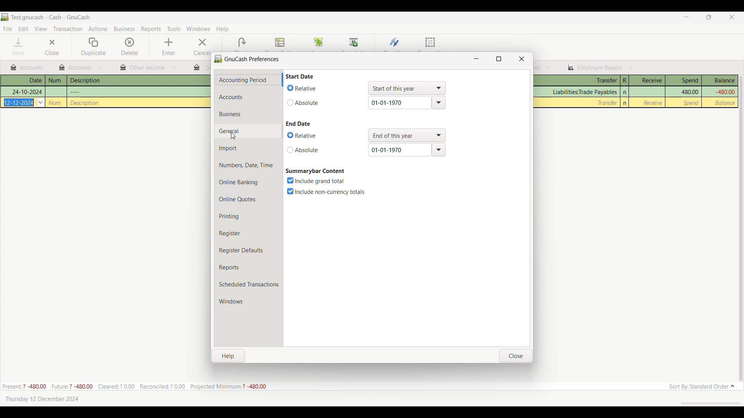 This screenshot has height=418, width=744. I want to click on , so click(55, 103).